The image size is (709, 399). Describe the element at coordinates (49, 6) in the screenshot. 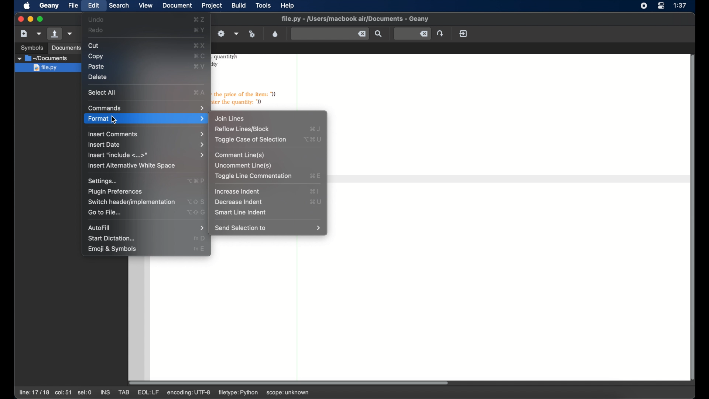

I see `geany` at that location.